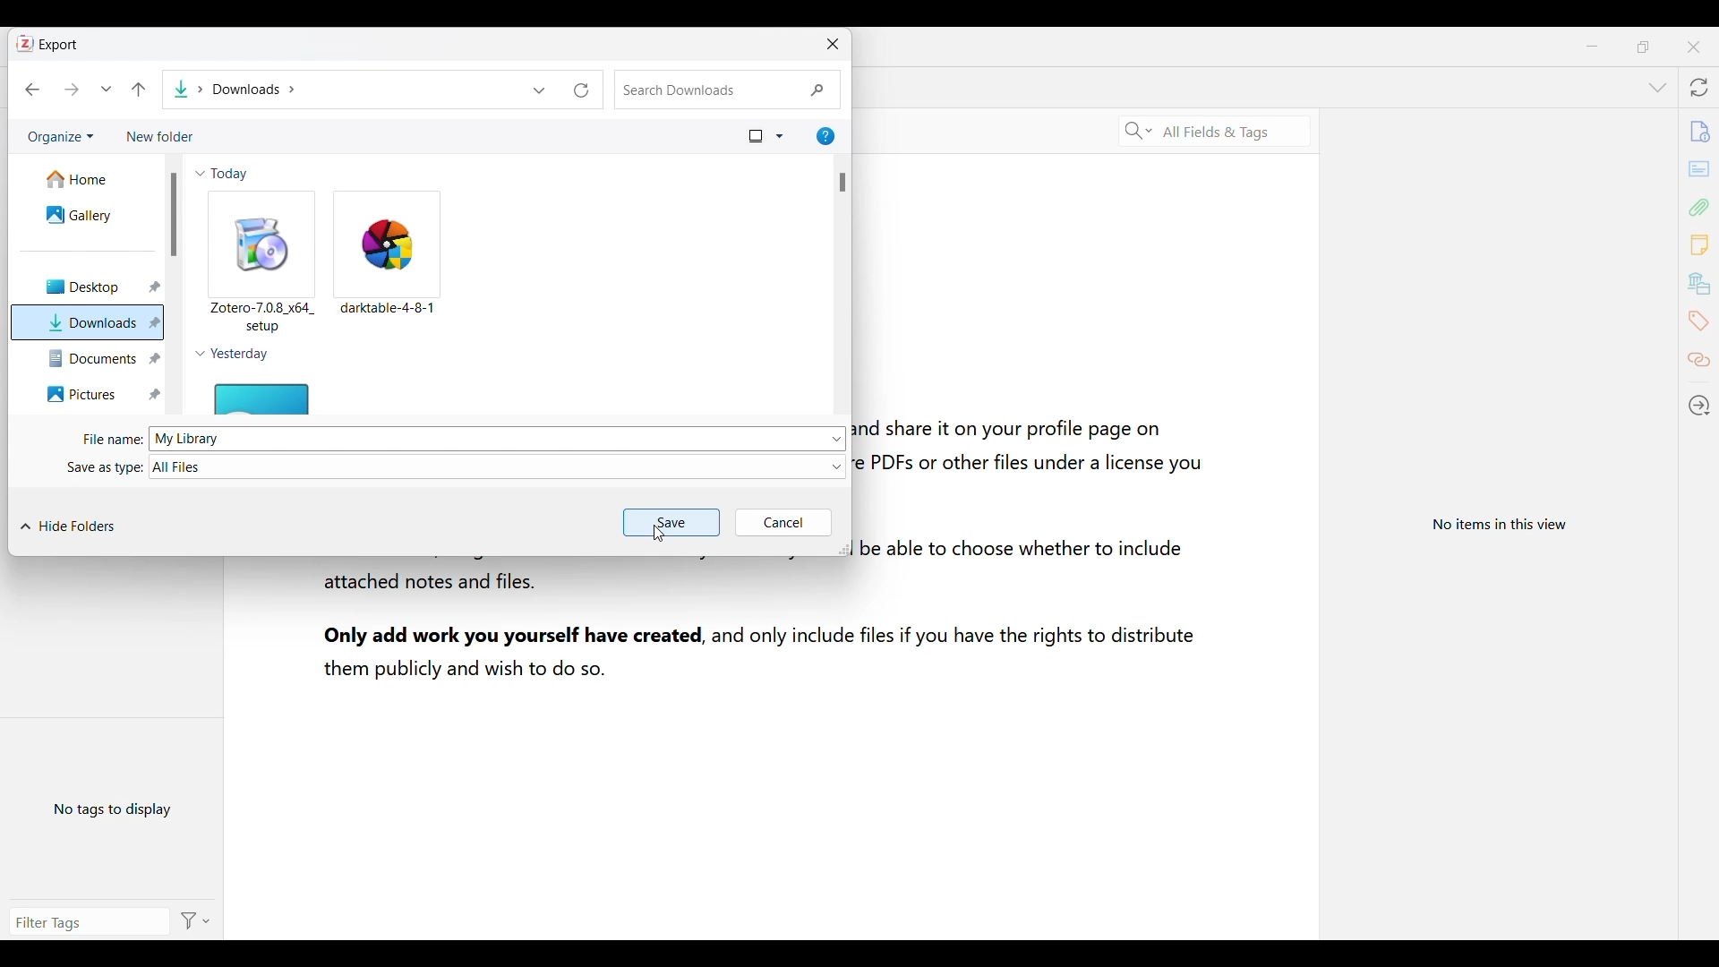 Image resolution: width=1719 pixels, height=967 pixels. I want to click on Home, so click(76, 181).